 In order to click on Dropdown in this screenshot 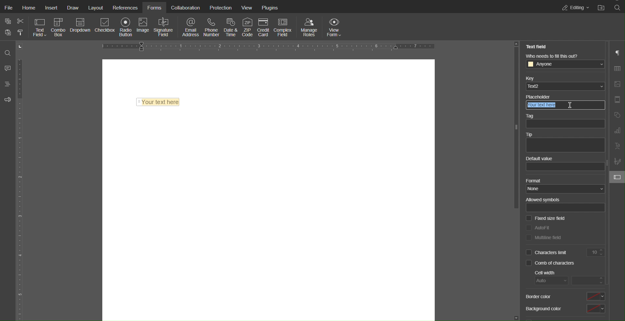, I will do `click(81, 27)`.